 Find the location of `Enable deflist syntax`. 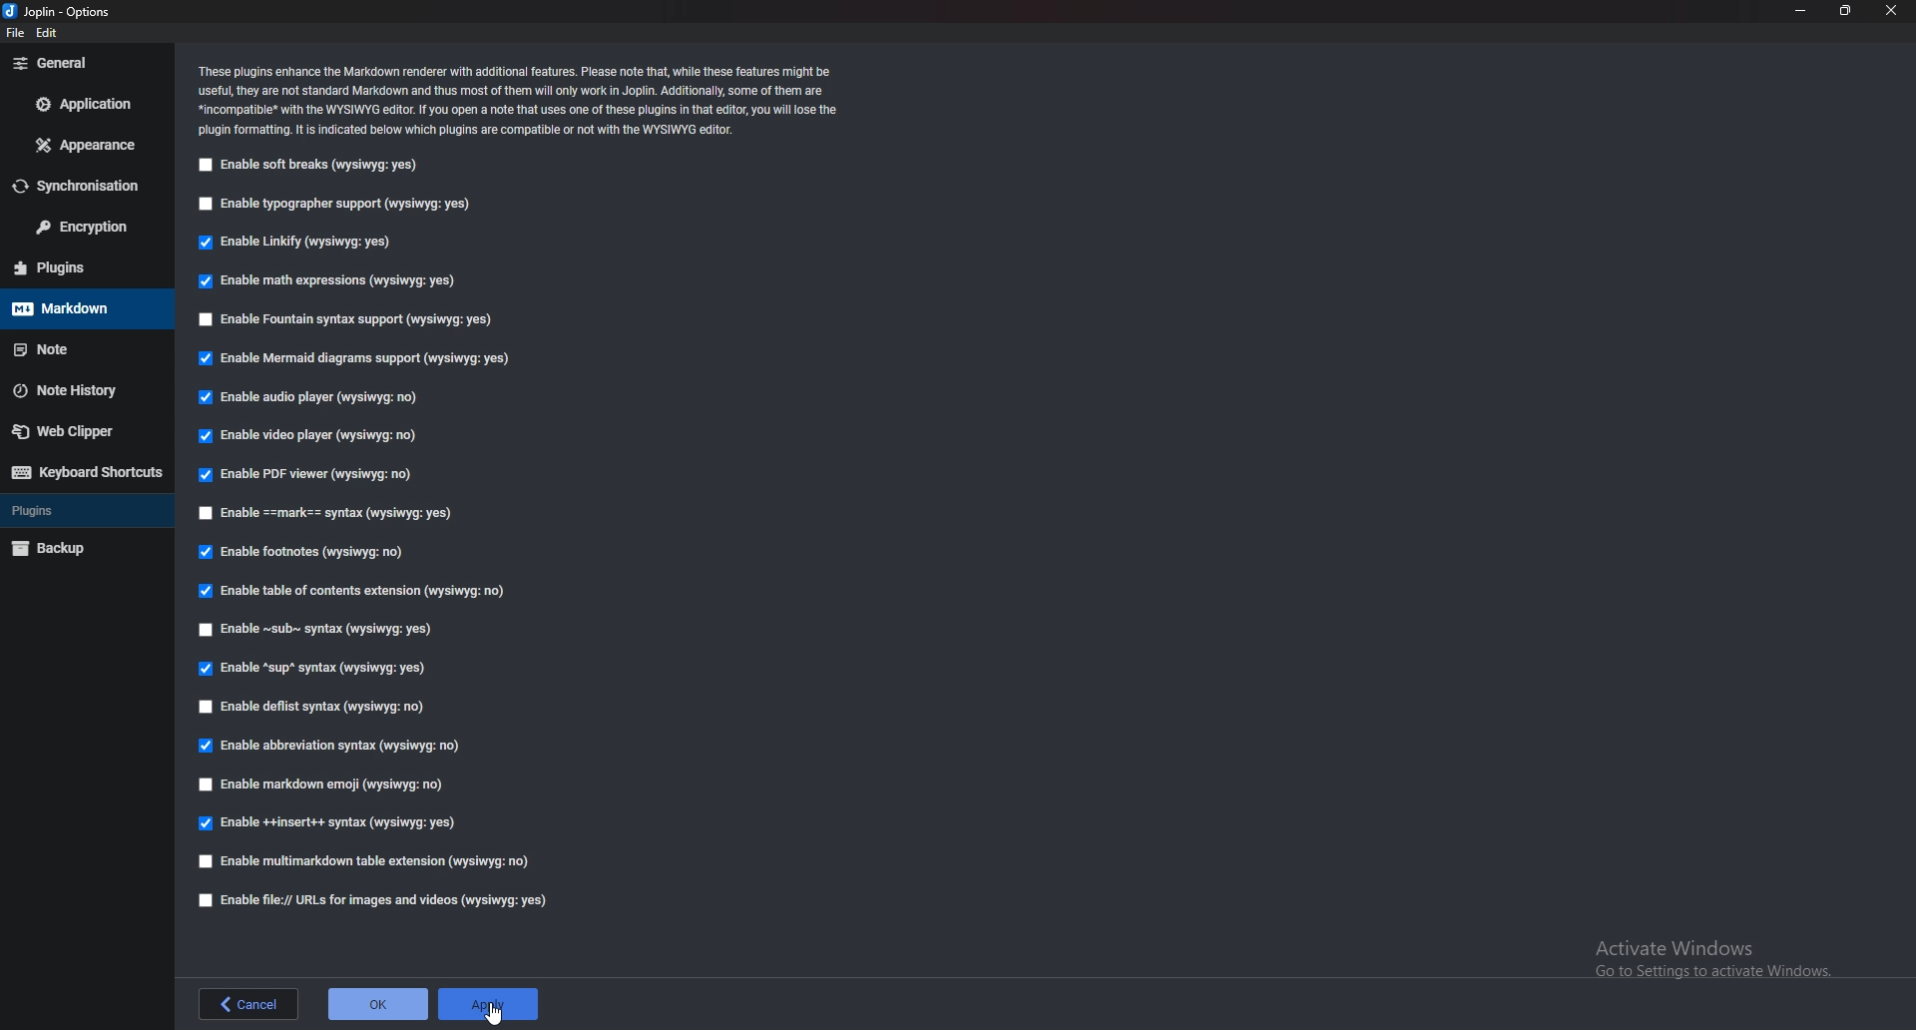

Enable deflist syntax is located at coordinates (322, 704).